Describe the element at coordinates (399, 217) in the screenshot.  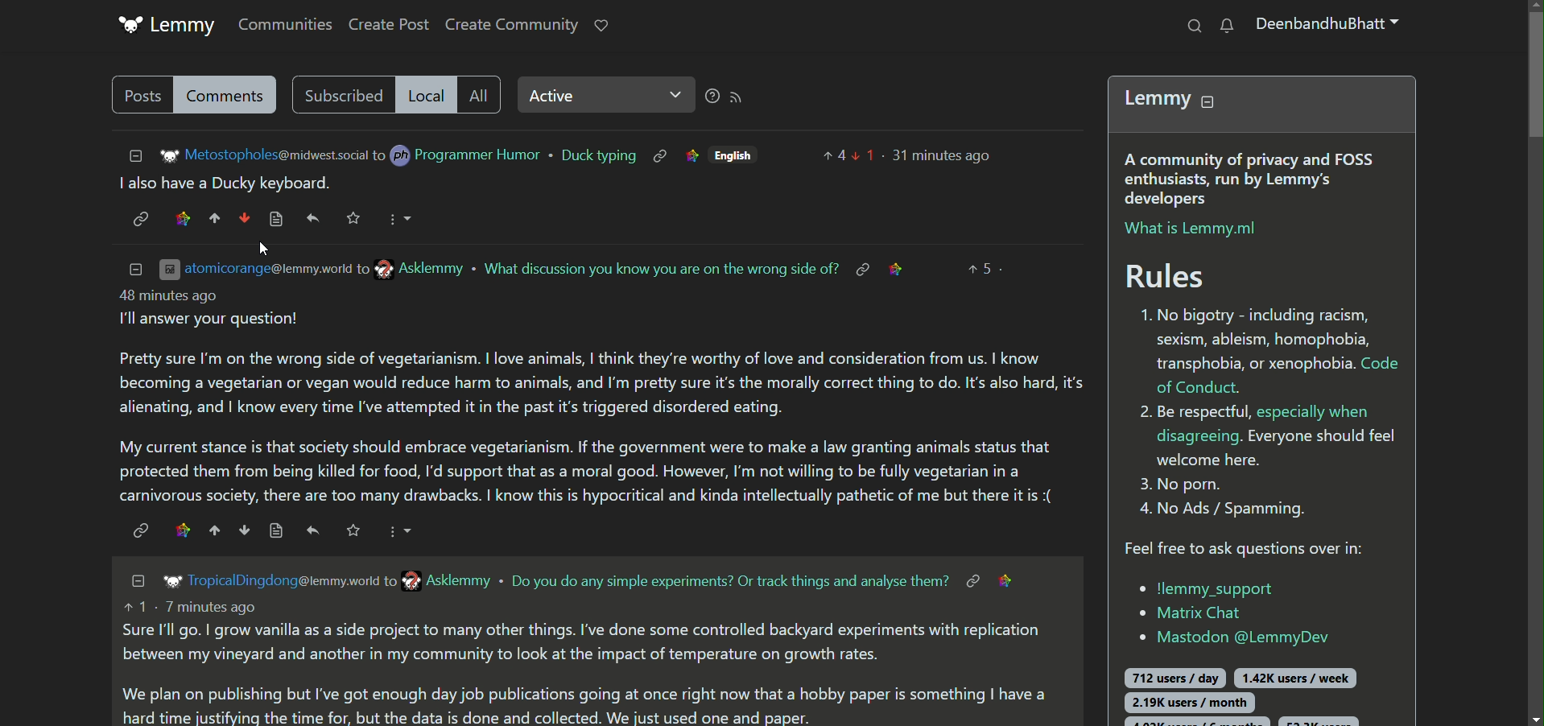
I see `dropdown` at that location.